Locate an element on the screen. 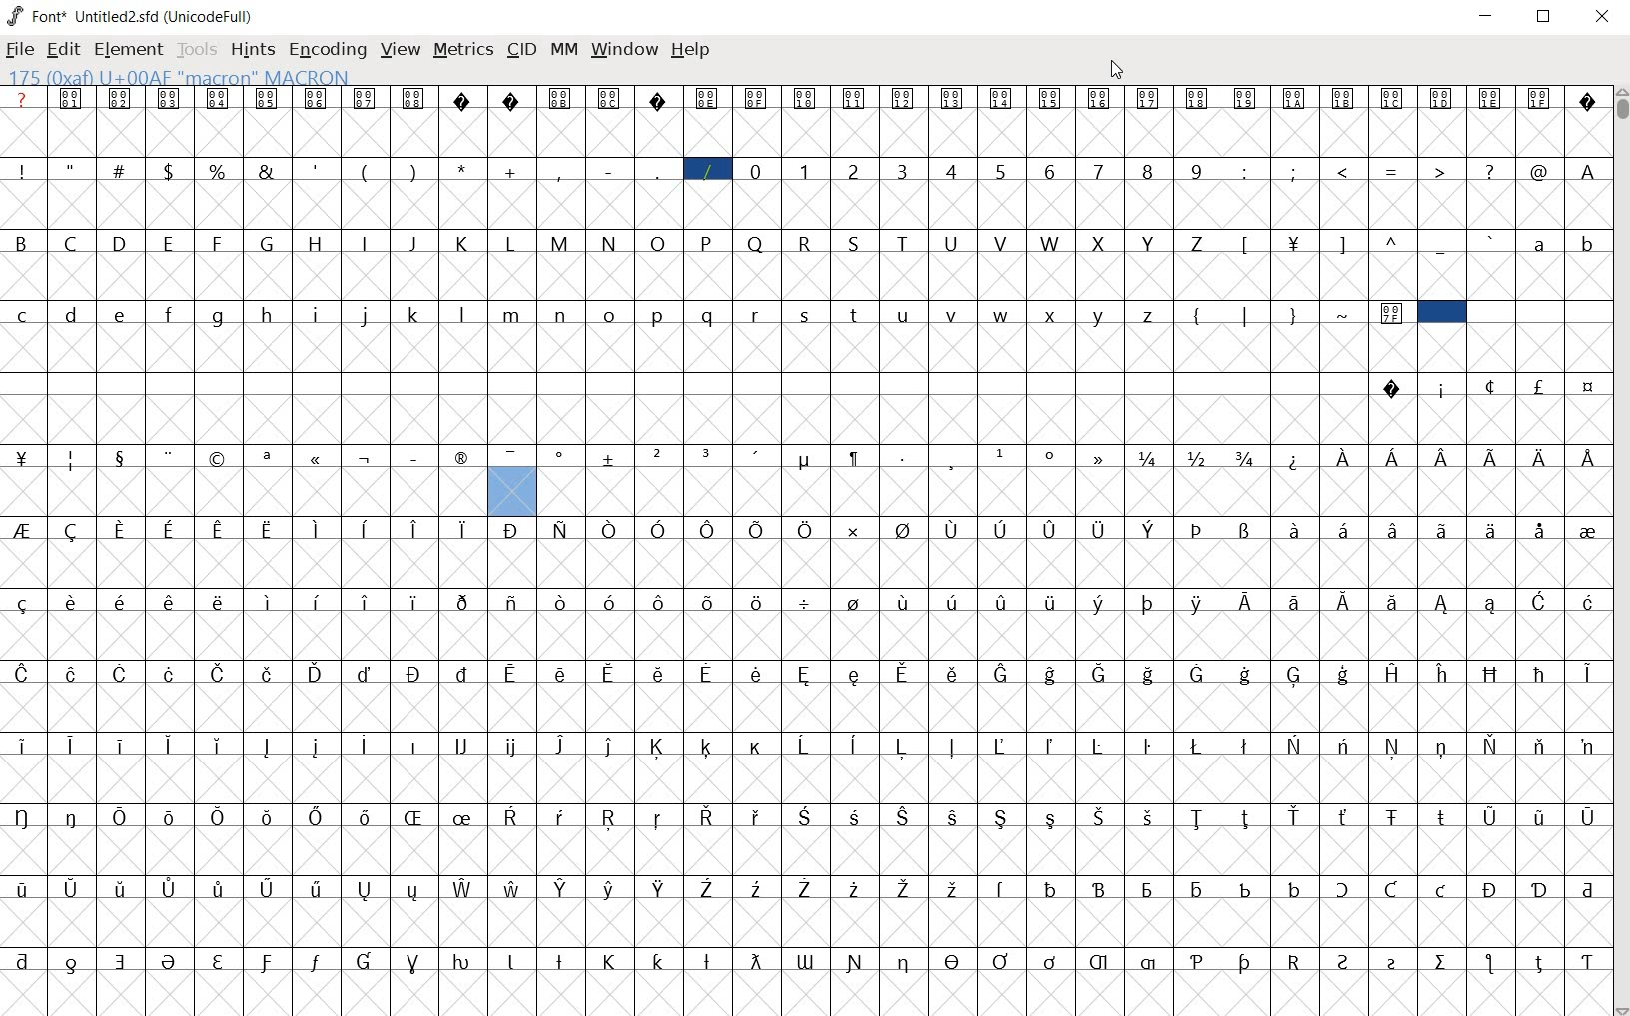 The width and height of the screenshot is (1630, 1016). Symbol is located at coordinates (1392, 816).